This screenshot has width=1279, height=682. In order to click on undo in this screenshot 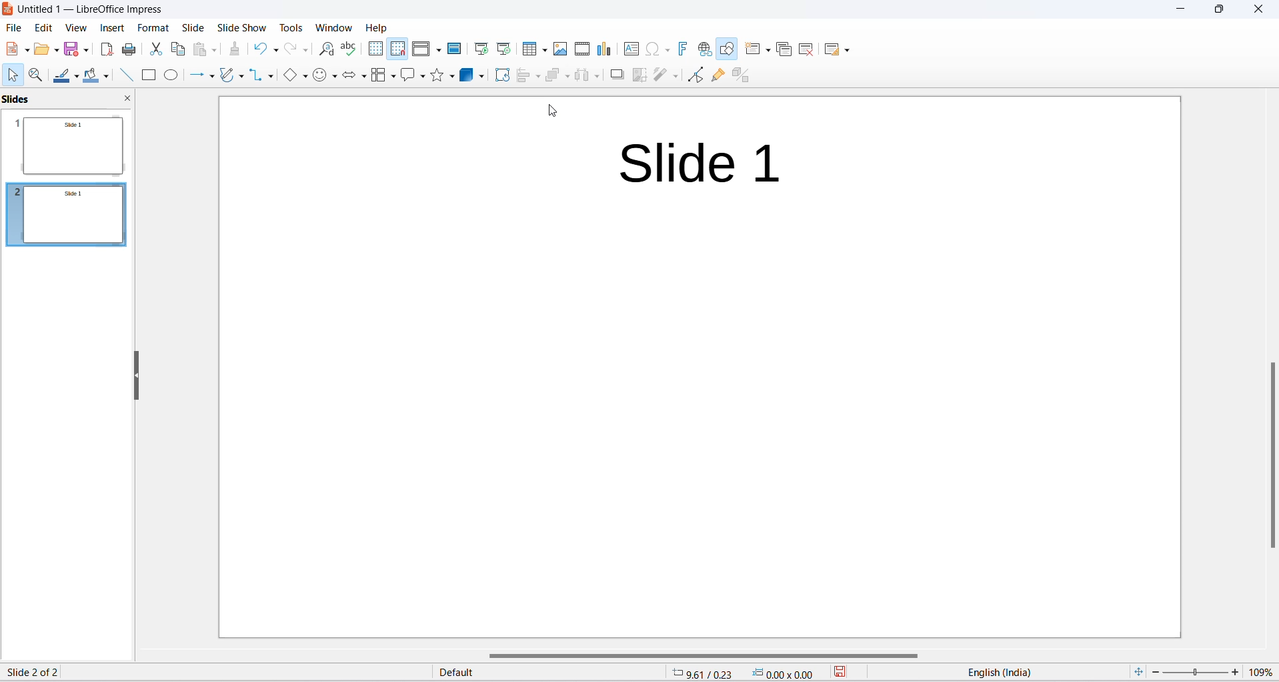, I will do `click(265, 49)`.